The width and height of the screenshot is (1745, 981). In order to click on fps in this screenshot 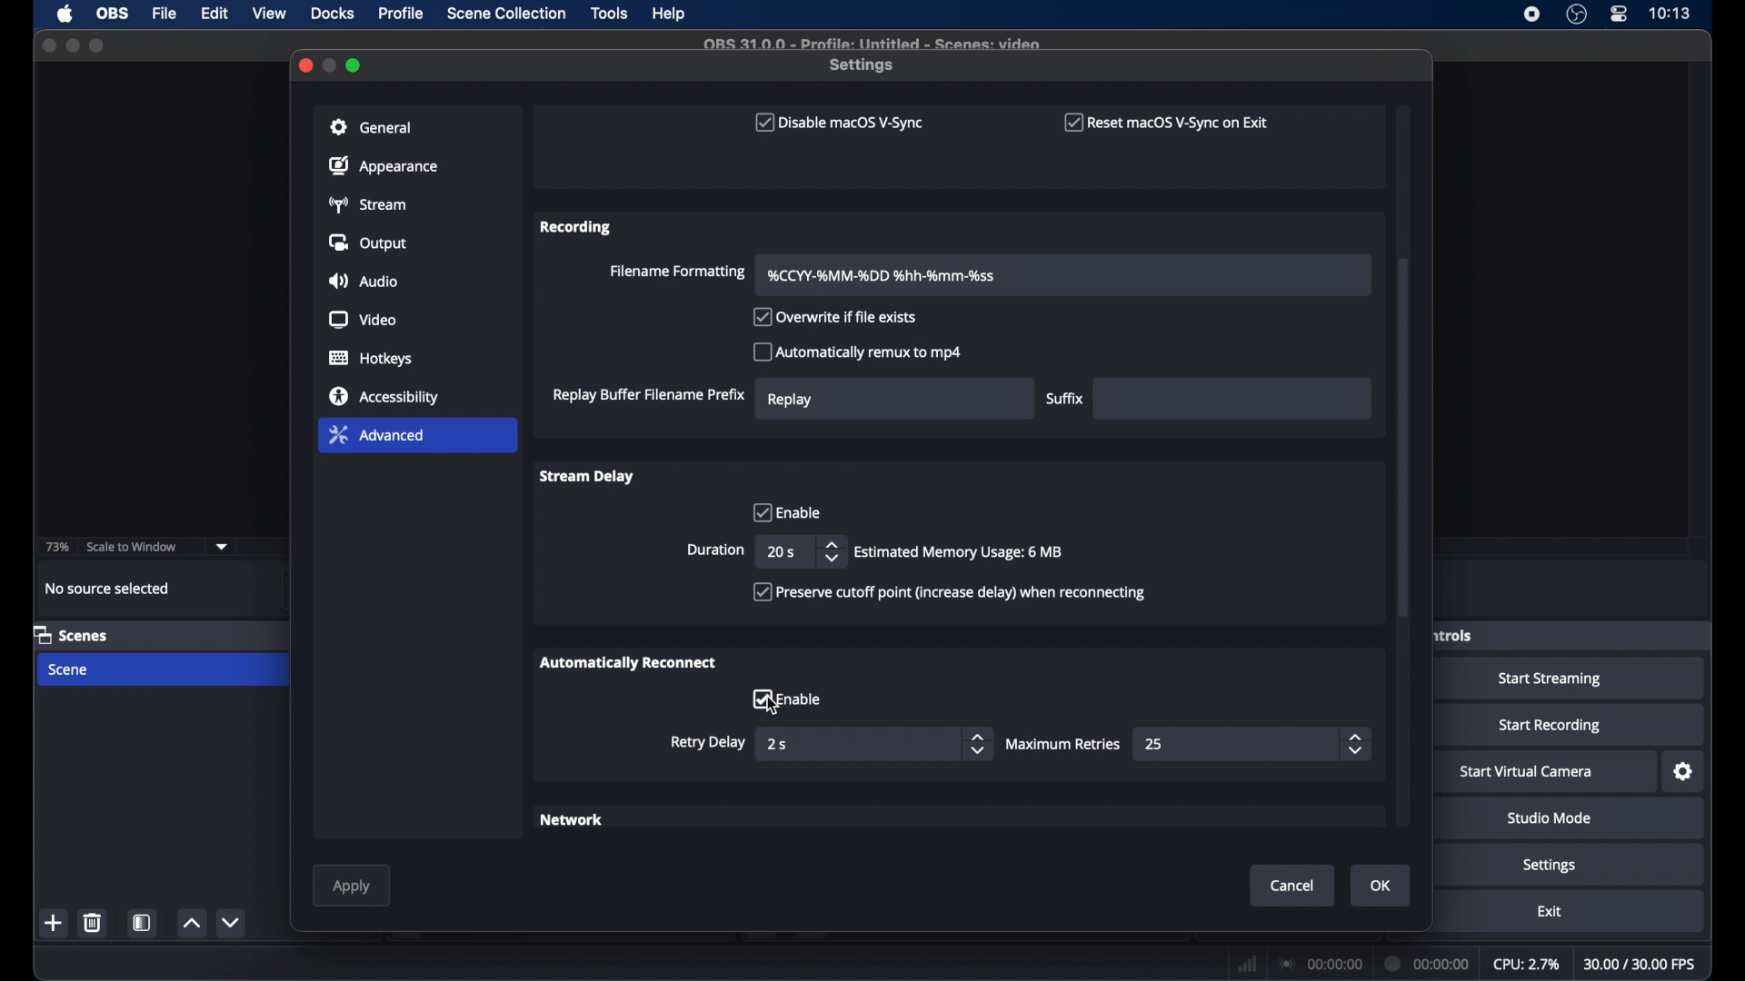, I will do `click(1640, 965)`.